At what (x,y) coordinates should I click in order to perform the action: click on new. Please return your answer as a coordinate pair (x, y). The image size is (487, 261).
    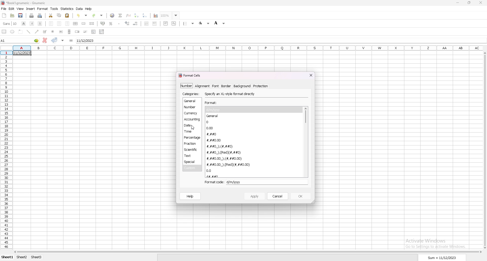
    Looking at the image, I should click on (4, 15).